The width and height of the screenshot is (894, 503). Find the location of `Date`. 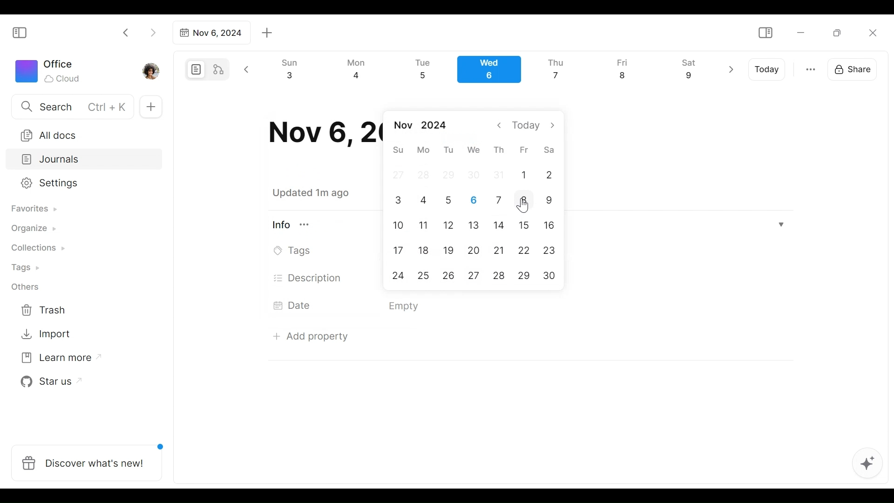

Date is located at coordinates (321, 133).